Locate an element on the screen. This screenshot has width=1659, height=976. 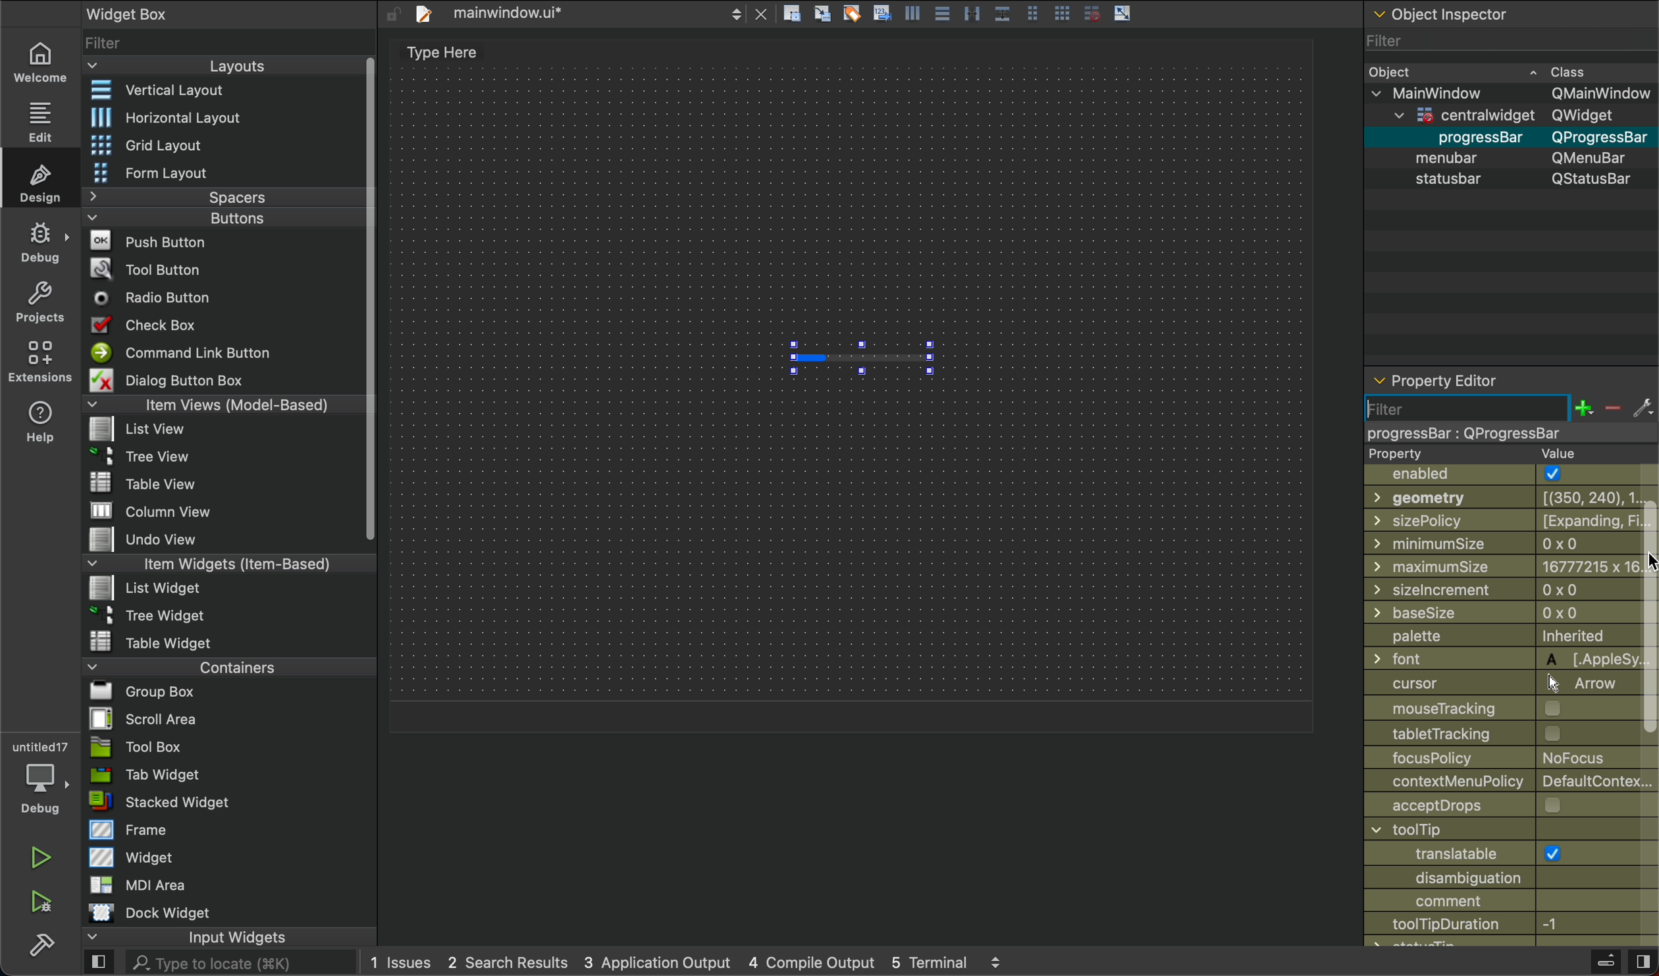
Check Box is located at coordinates (160, 325).